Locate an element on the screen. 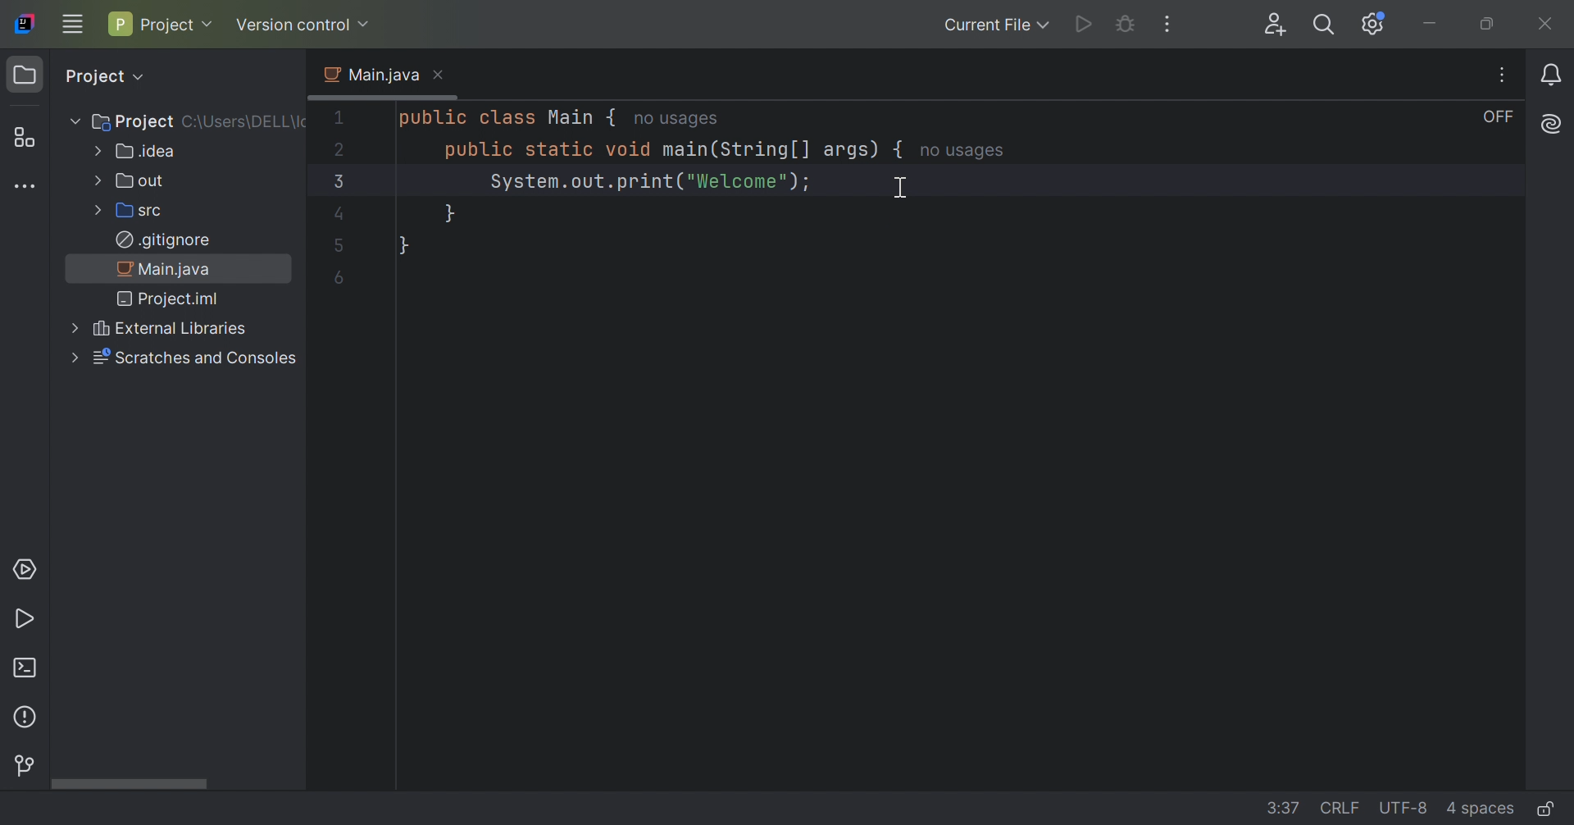 Image resolution: width=1574 pixels, height=825 pixels. 6 is located at coordinates (339, 278).